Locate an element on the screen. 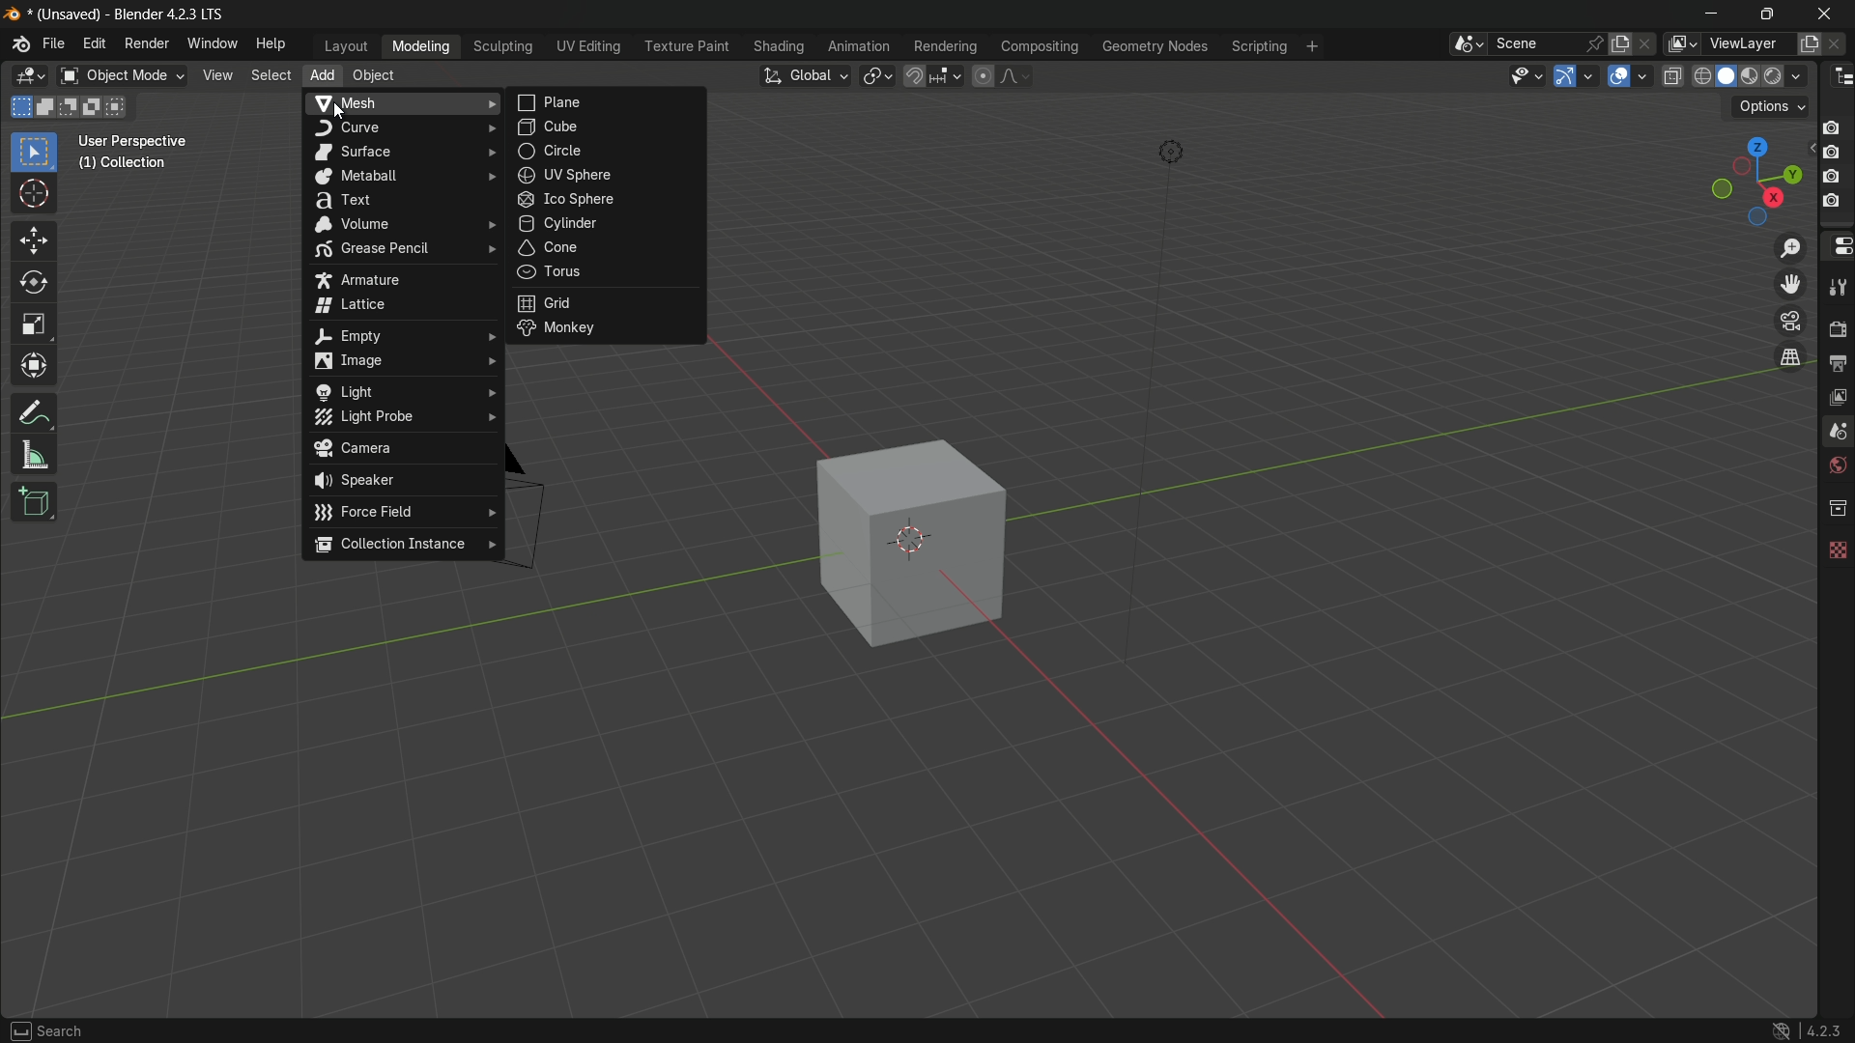  scale is located at coordinates (36, 326).